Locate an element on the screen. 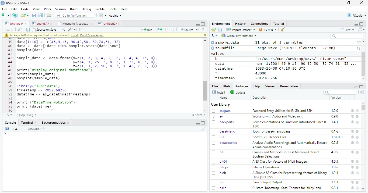 The width and height of the screenshot is (368, 193). "c:/users/HOME /Desktop/wWAVS/1.F1, ae. v.wav" is located at coordinates (301, 58).